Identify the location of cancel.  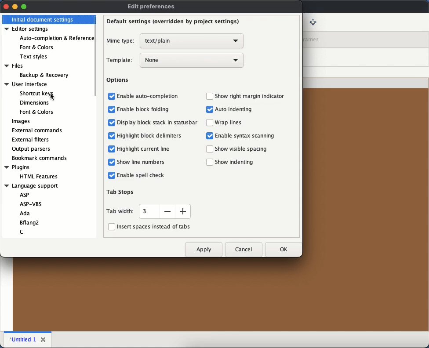
(244, 250).